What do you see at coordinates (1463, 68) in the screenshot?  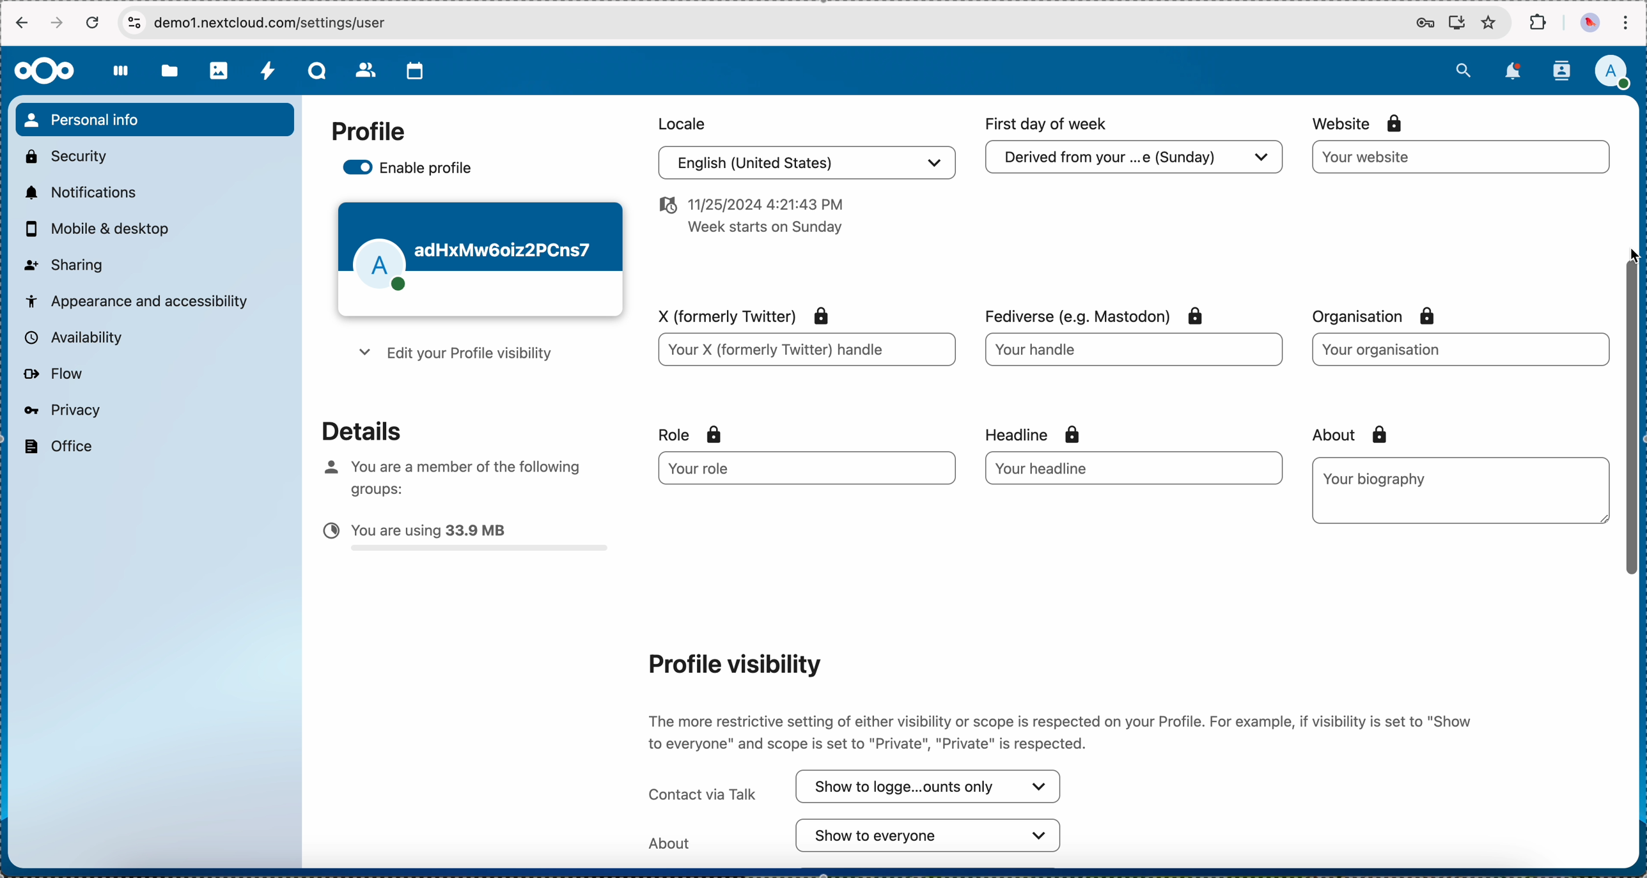 I see `search` at bounding box center [1463, 68].